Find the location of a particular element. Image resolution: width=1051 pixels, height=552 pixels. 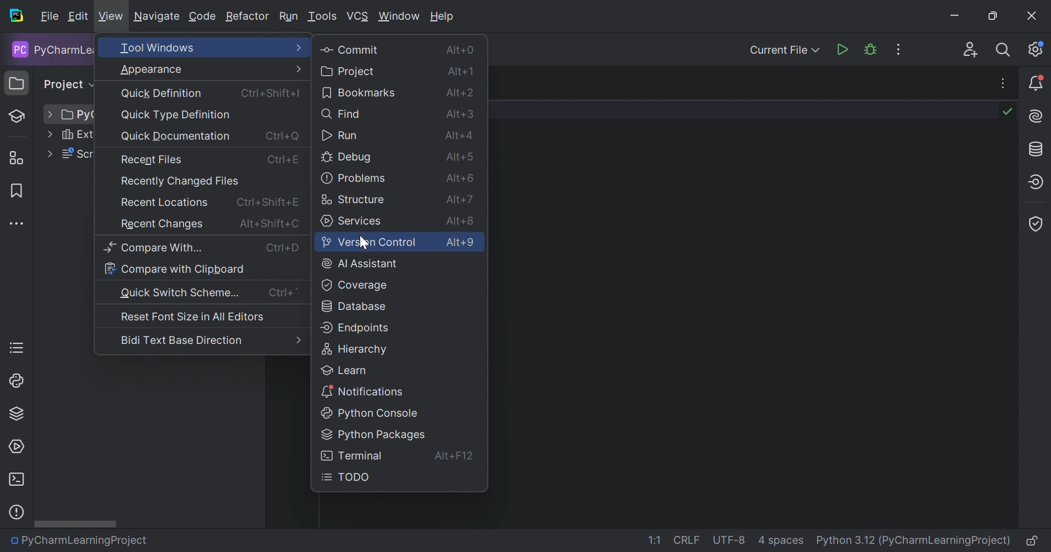

Recent Changes is located at coordinates (162, 225).